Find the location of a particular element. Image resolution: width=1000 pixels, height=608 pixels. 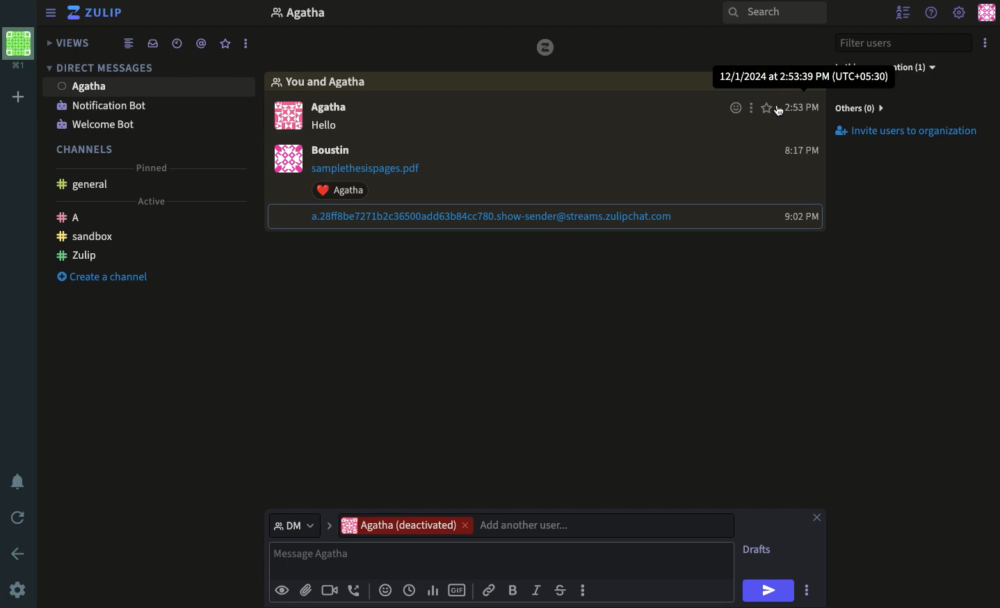

Welcome bot is located at coordinates (98, 125).